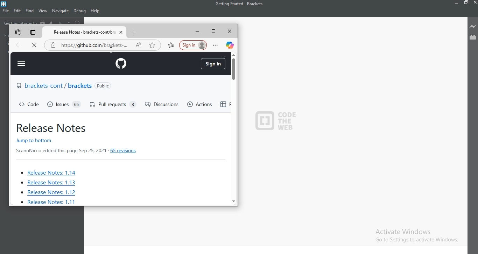 The height and width of the screenshot is (254, 478). Describe the element at coordinates (230, 45) in the screenshot. I see `copilot` at that location.